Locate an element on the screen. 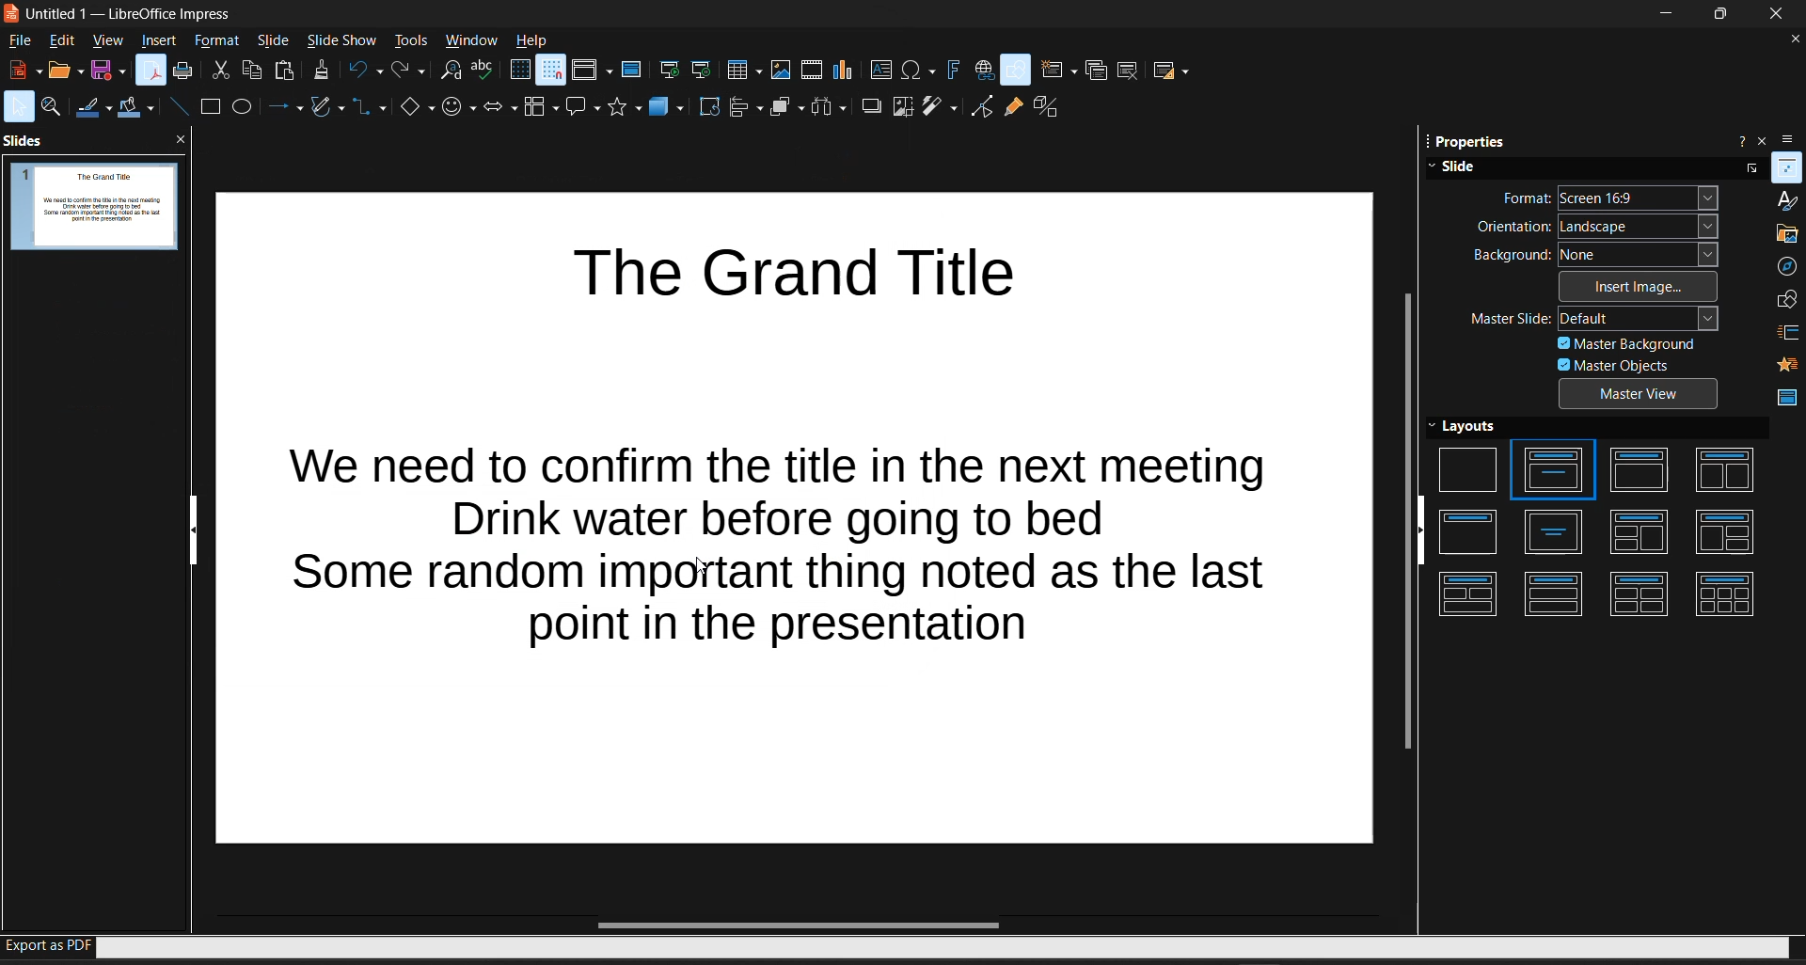  format is located at coordinates (1610, 196).